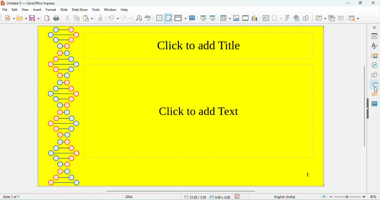 The width and height of the screenshot is (380, 200). I want to click on minimize, so click(346, 4).